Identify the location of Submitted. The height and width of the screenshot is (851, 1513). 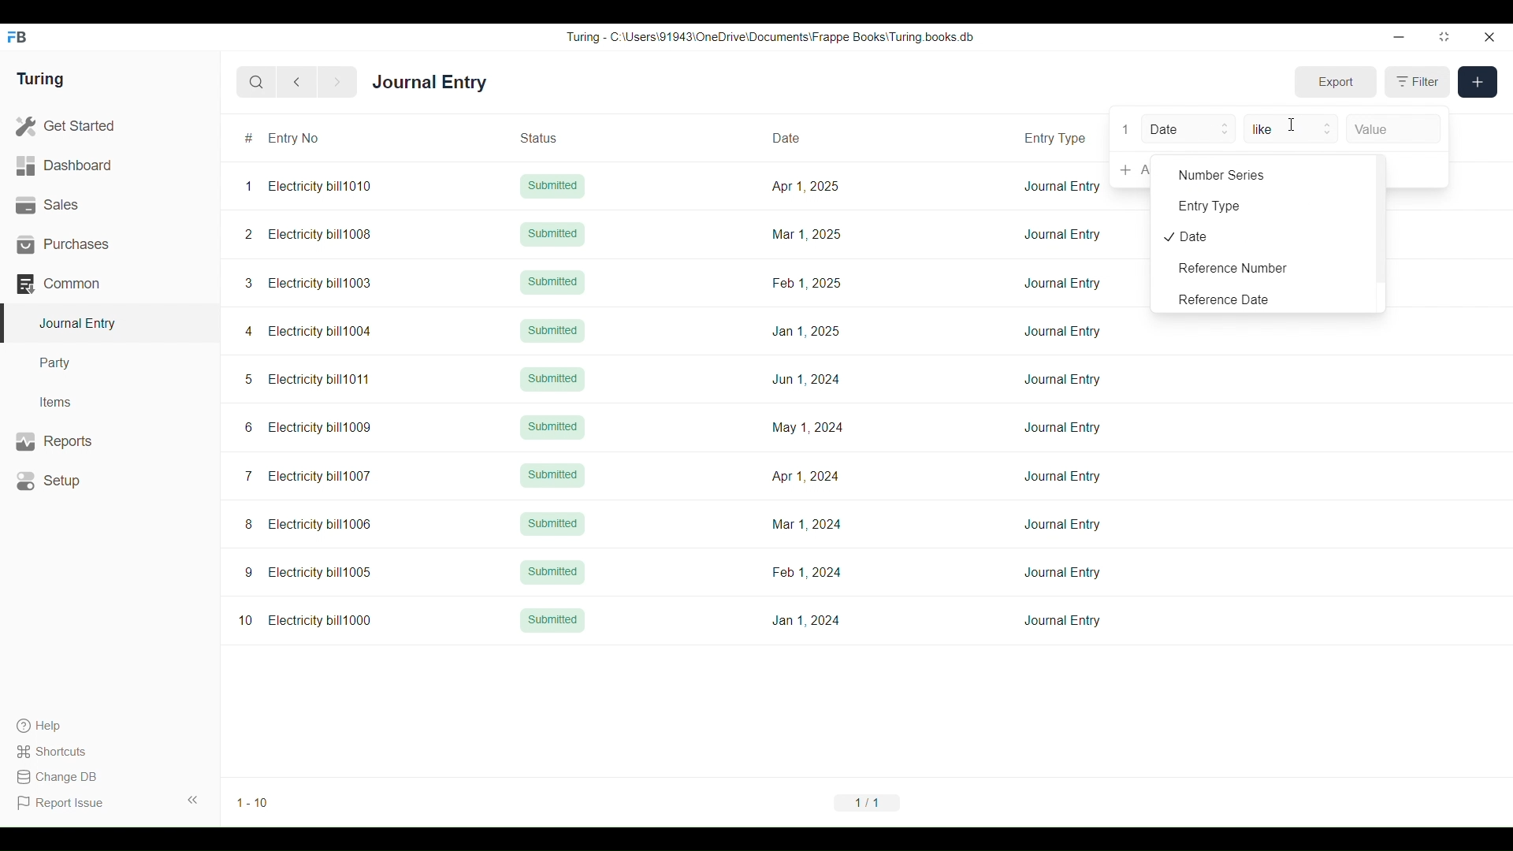
(552, 522).